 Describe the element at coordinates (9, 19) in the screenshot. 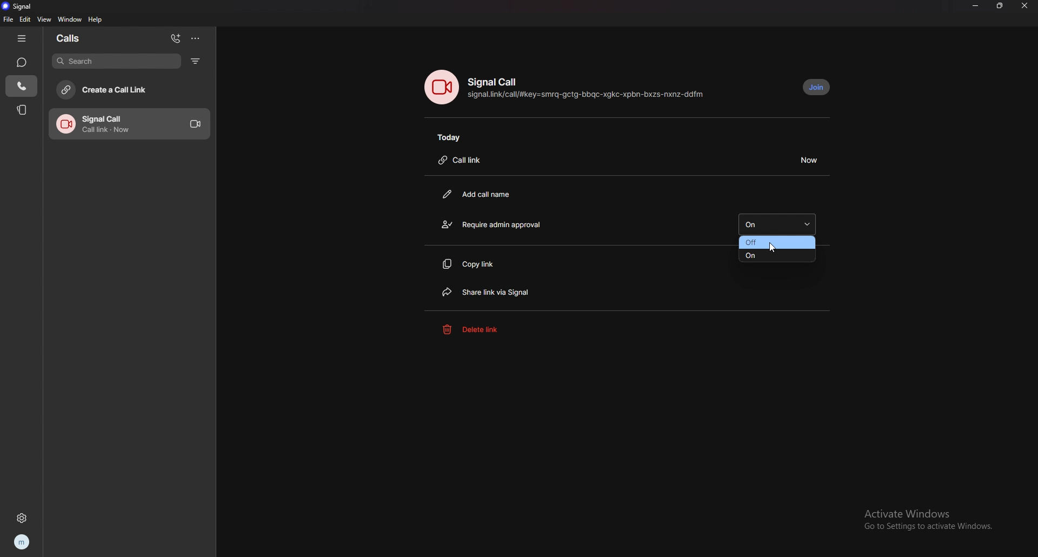

I see `file` at that location.